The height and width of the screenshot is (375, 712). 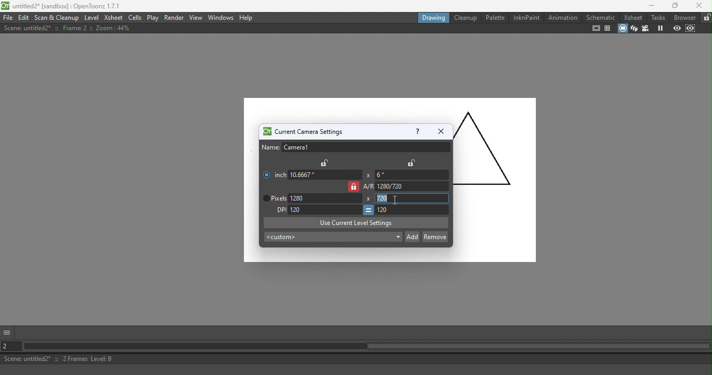 What do you see at coordinates (346, 255) in the screenshot?
I see `canvas` at bounding box center [346, 255].